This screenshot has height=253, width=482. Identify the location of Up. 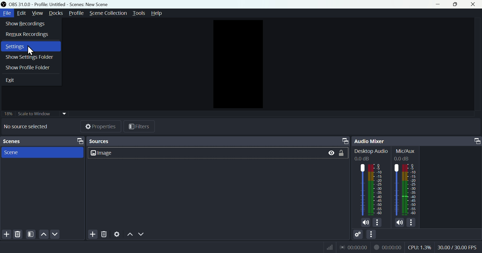
(130, 233).